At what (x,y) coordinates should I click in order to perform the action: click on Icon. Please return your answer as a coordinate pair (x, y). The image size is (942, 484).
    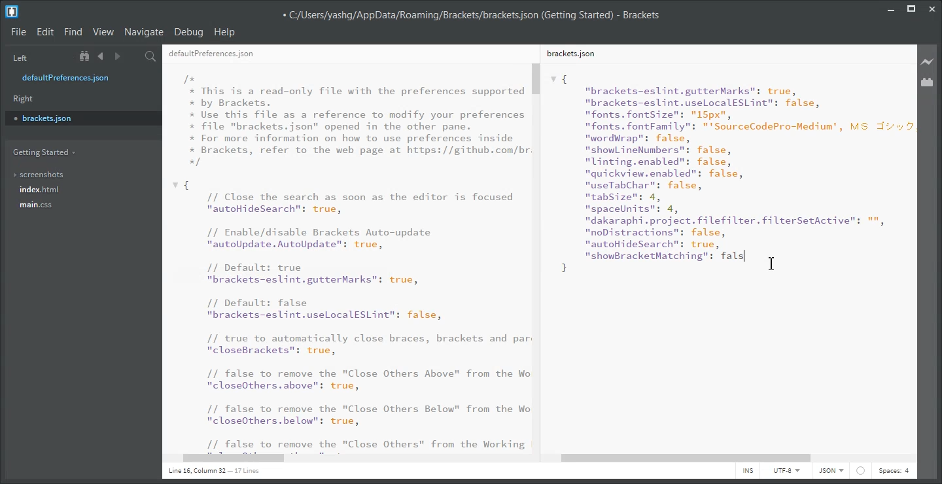
    Looking at the image, I should click on (861, 471).